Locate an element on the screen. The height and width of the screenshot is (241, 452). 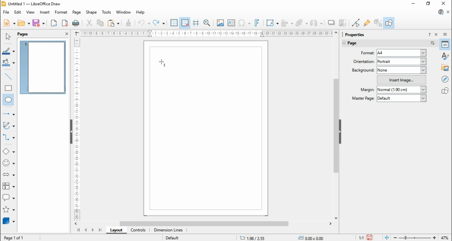
open is located at coordinates (24, 23).